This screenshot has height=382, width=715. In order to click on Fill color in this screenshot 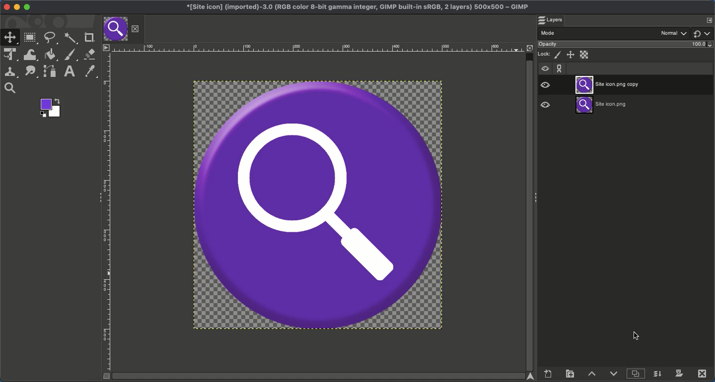, I will do `click(49, 55)`.